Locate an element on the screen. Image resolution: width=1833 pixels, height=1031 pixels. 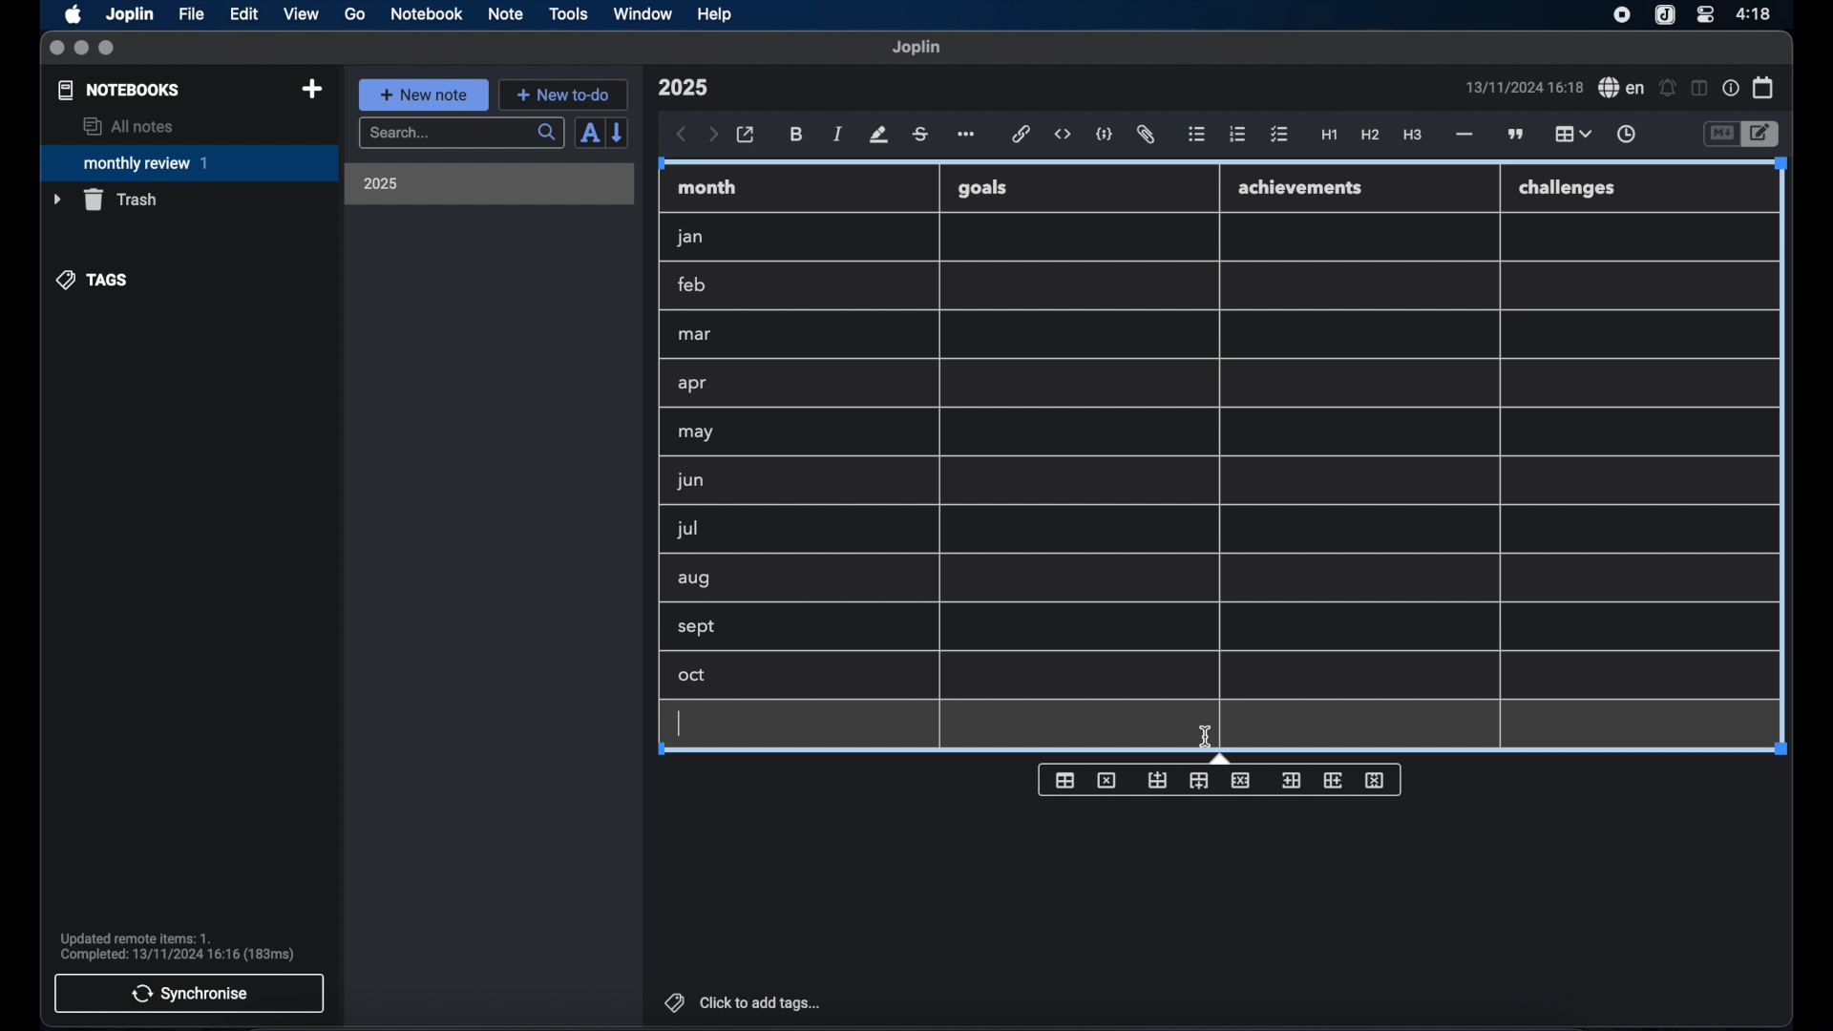
block quotes is located at coordinates (1517, 135).